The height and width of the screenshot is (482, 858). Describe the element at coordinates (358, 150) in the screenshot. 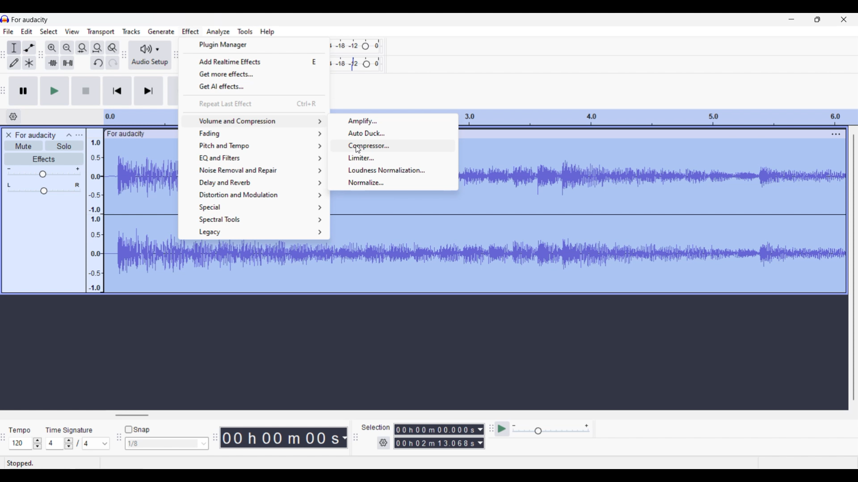

I see `Cursor clicking on Compressor` at that location.